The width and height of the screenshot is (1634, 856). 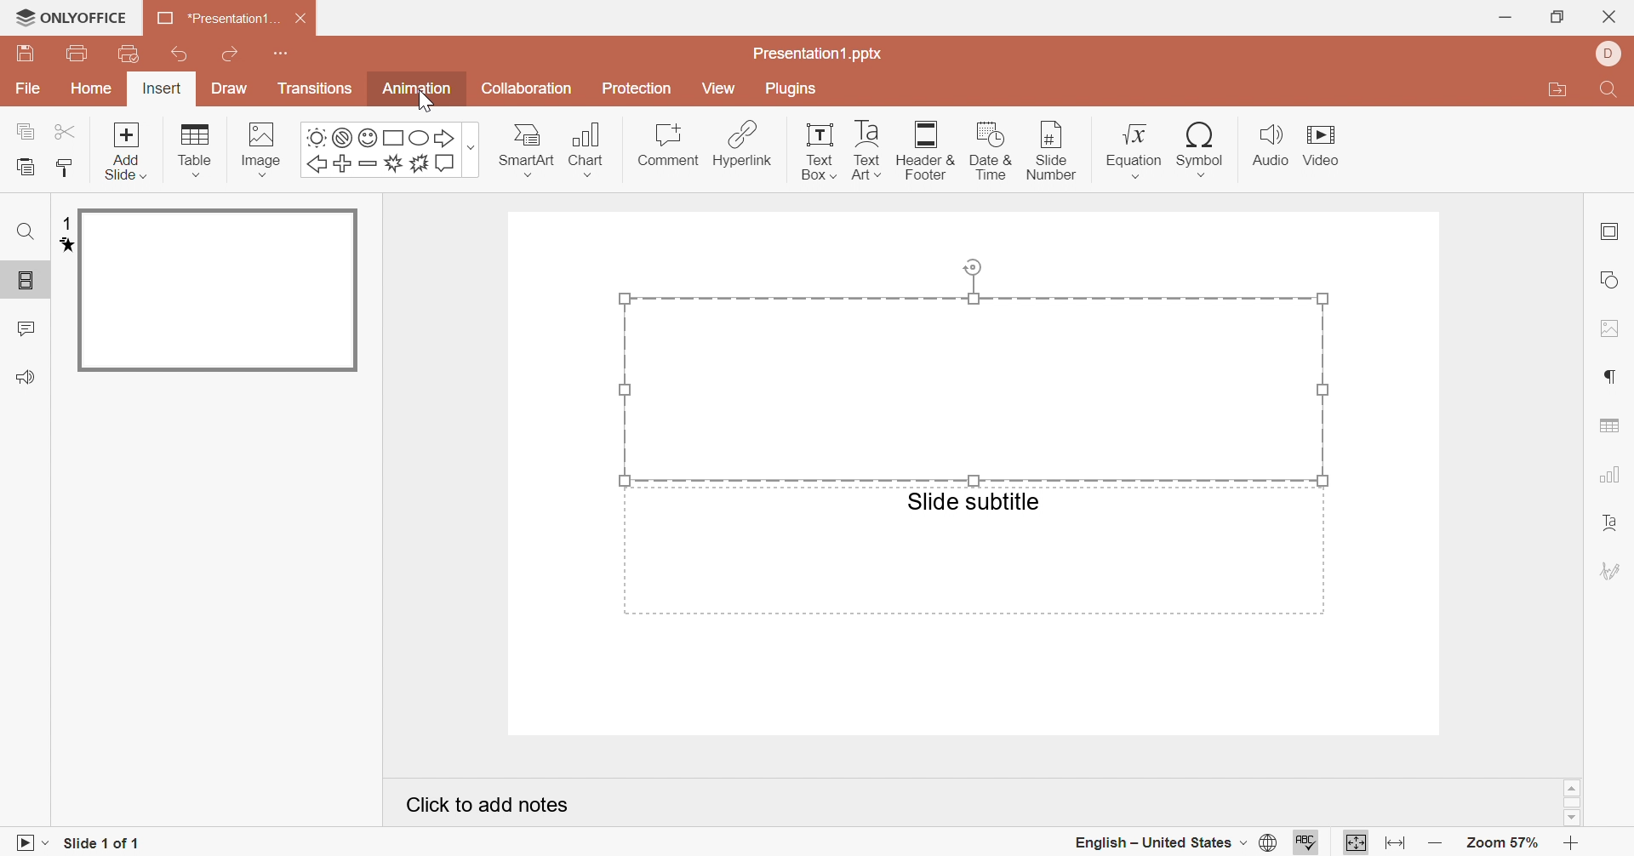 What do you see at coordinates (1271, 844) in the screenshot?
I see `set document language` at bounding box center [1271, 844].